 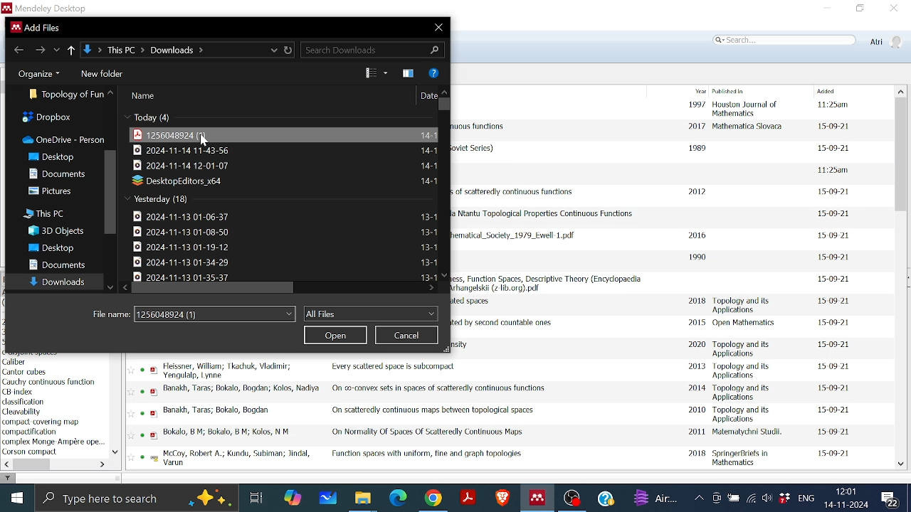 What do you see at coordinates (425, 454) in the screenshot?
I see `Title` at bounding box center [425, 454].